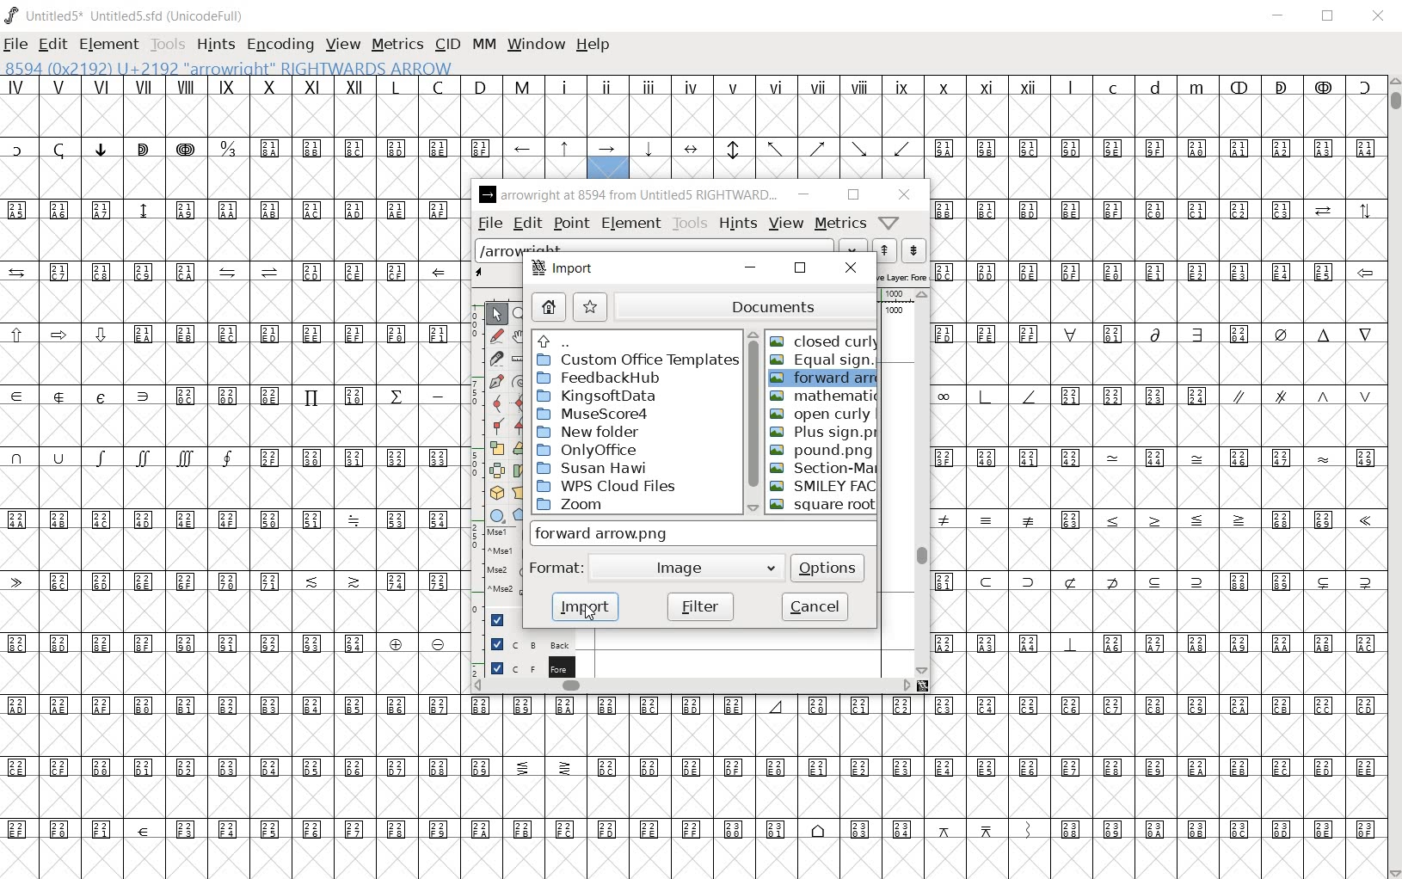 This screenshot has height=879, width=1402. What do you see at coordinates (624, 534) in the screenshot?
I see `forward arrow.png` at bounding box center [624, 534].